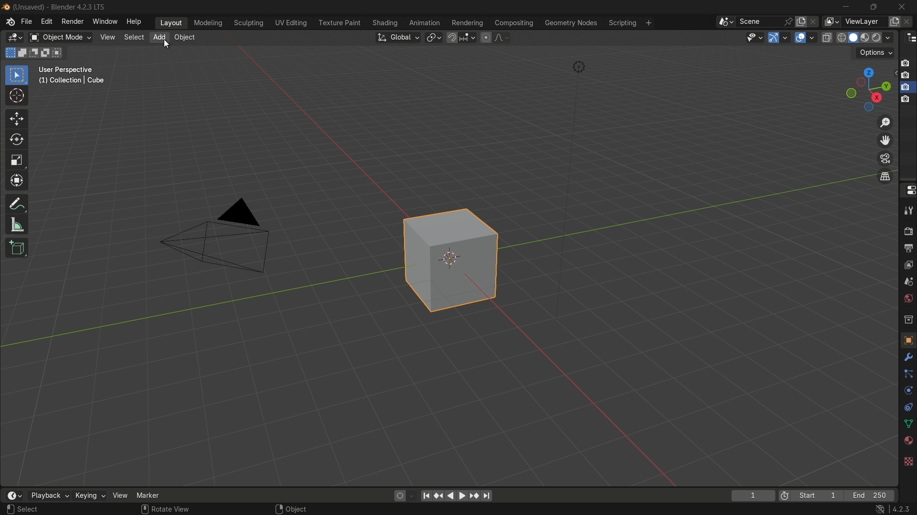 This screenshot has height=515, width=917. I want to click on data, so click(906, 424).